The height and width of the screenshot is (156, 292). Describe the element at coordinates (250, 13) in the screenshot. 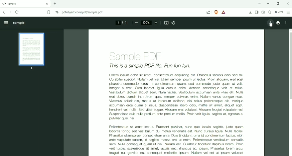

I see `Downloads` at that location.